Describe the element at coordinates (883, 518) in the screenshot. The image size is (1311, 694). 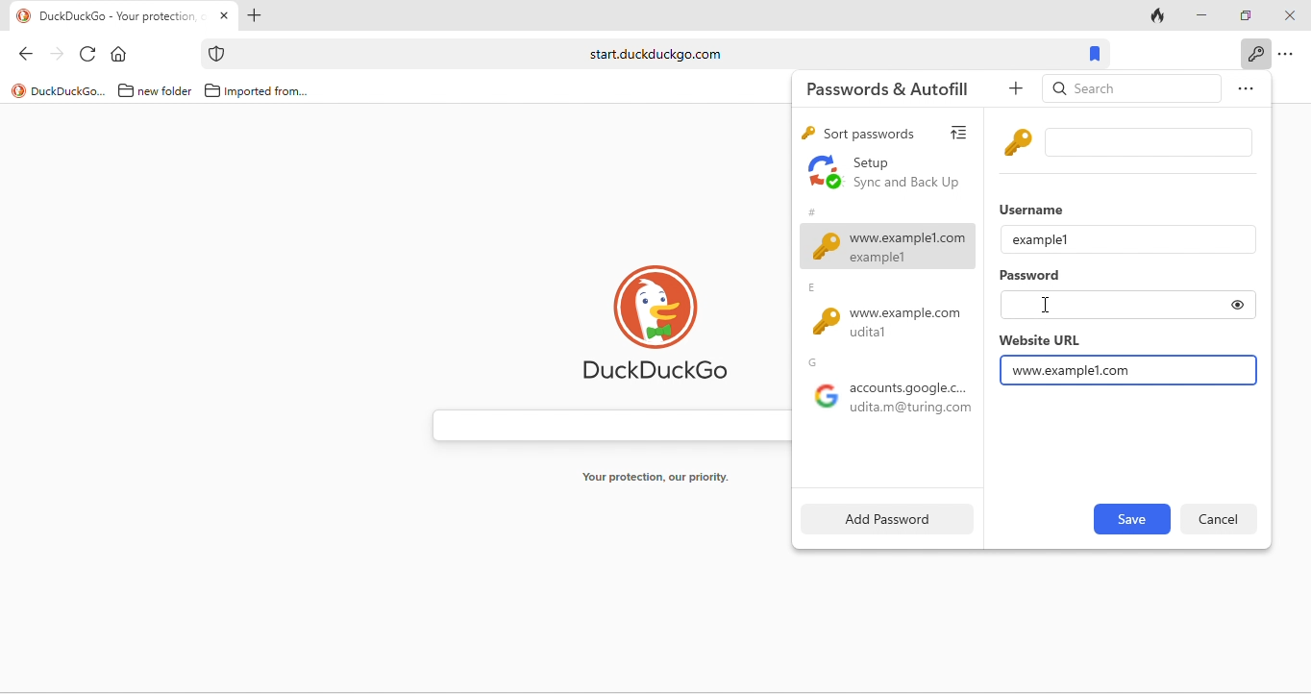
I see `add password` at that location.